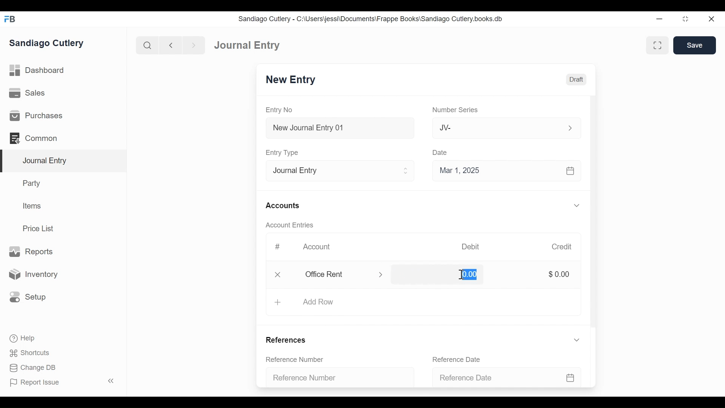 This screenshot has width=725, height=408. I want to click on Credit, so click(562, 247).